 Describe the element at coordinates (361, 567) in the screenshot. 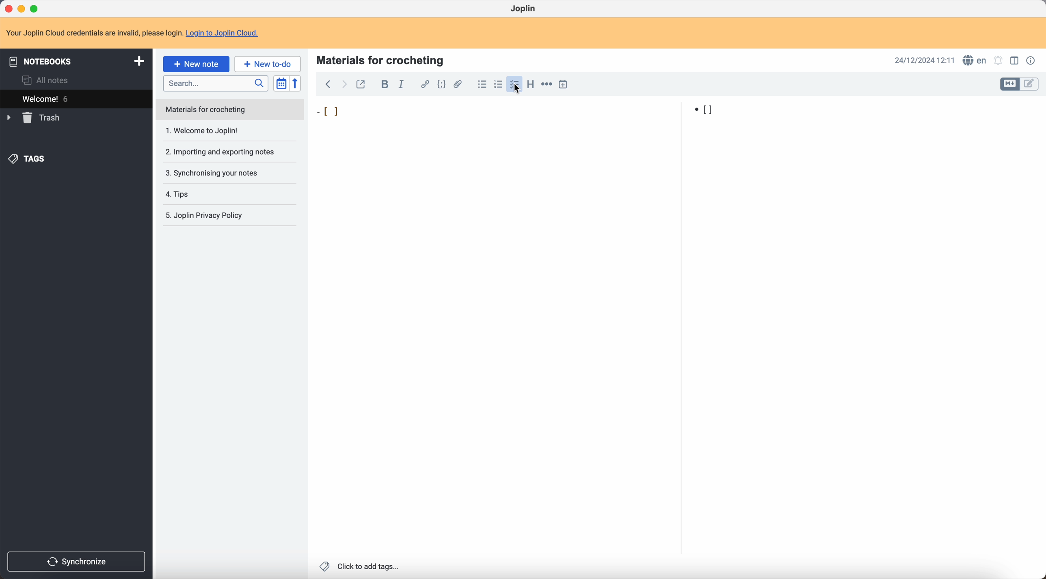

I see `click to add tags` at that location.